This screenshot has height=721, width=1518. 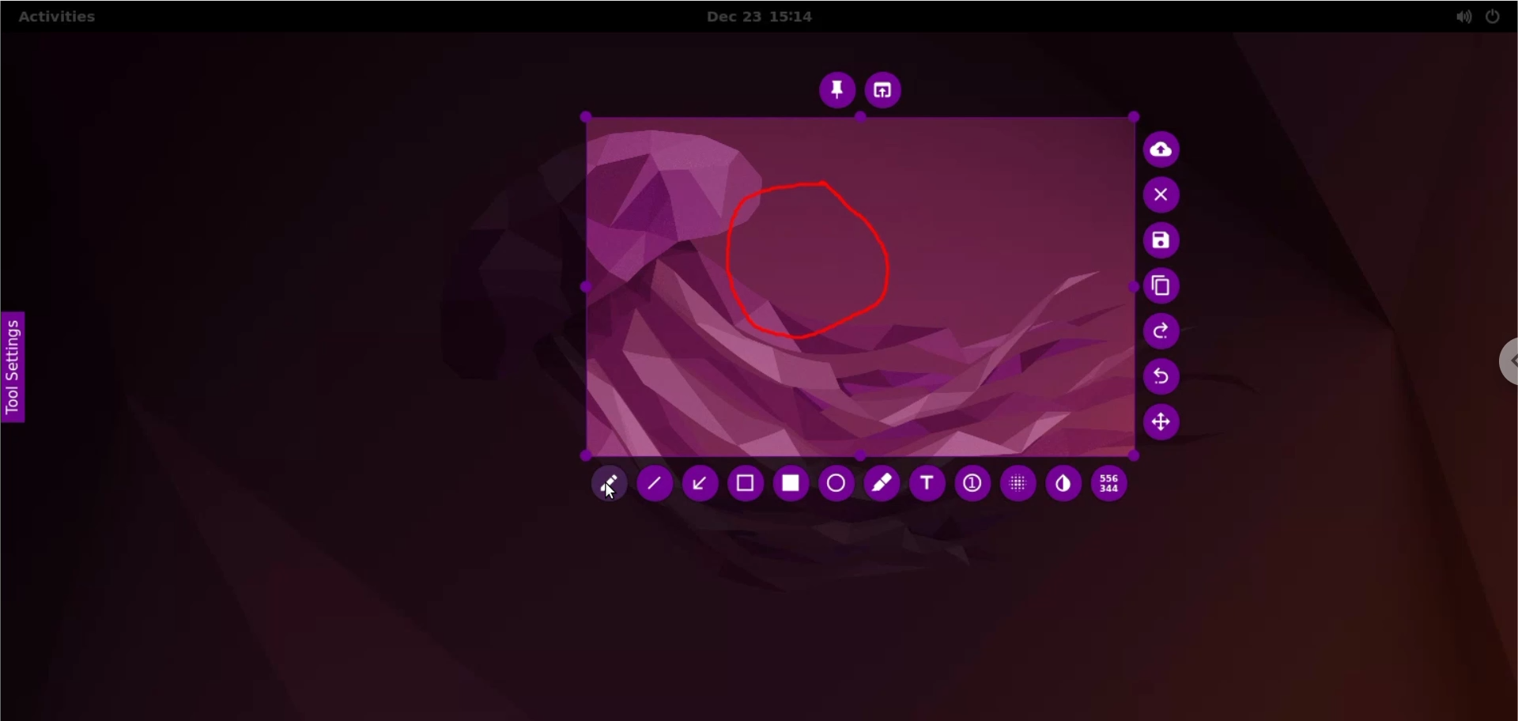 I want to click on inverter tool, so click(x=1061, y=489).